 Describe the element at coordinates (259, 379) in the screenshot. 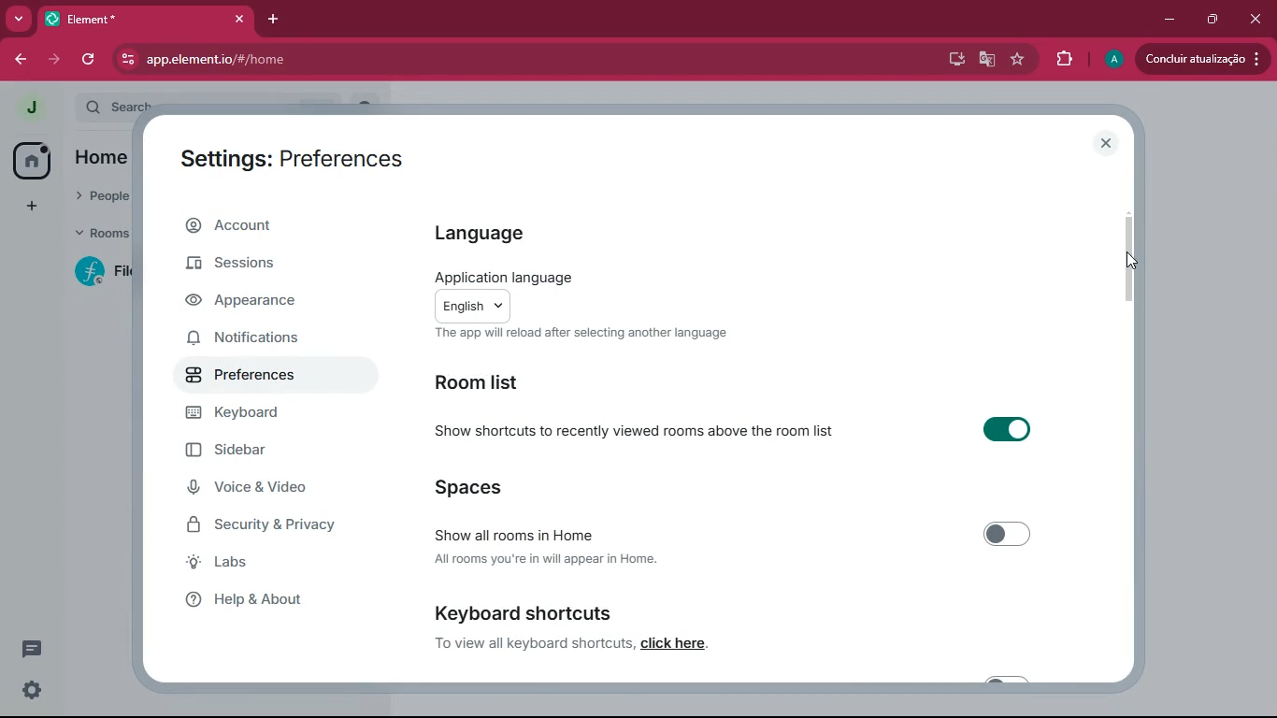

I see `preferences` at that location.